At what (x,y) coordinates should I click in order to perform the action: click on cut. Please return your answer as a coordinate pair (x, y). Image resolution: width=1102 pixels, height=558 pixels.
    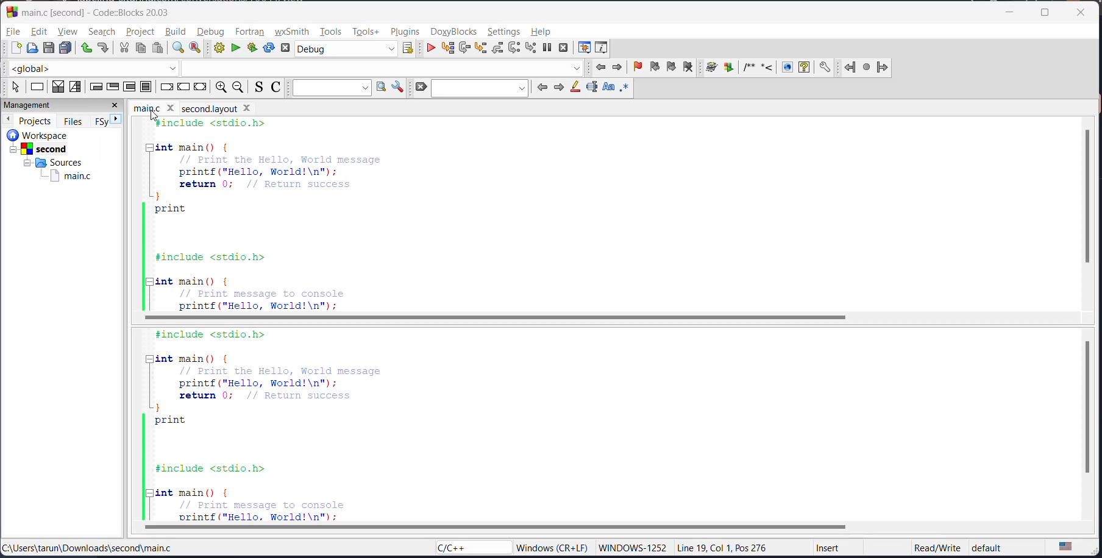
    Looking at the image, I should click on (123, 48).